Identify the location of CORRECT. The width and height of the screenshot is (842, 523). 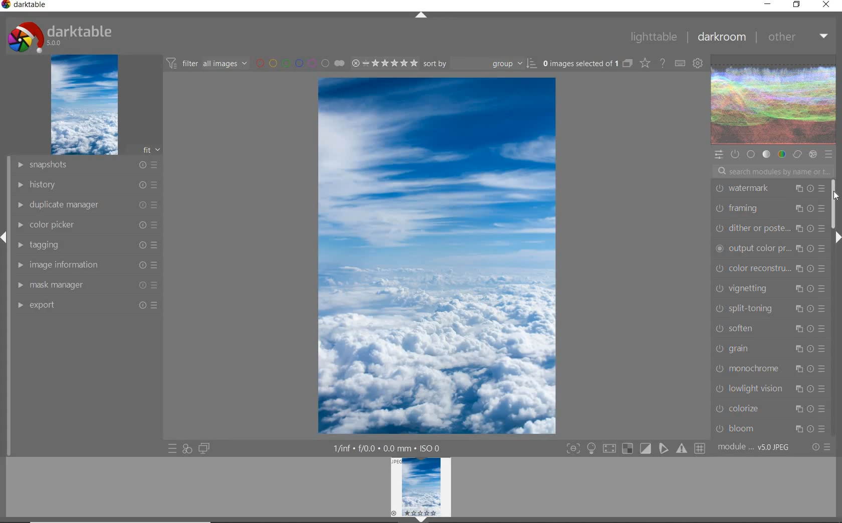
(797, 154).